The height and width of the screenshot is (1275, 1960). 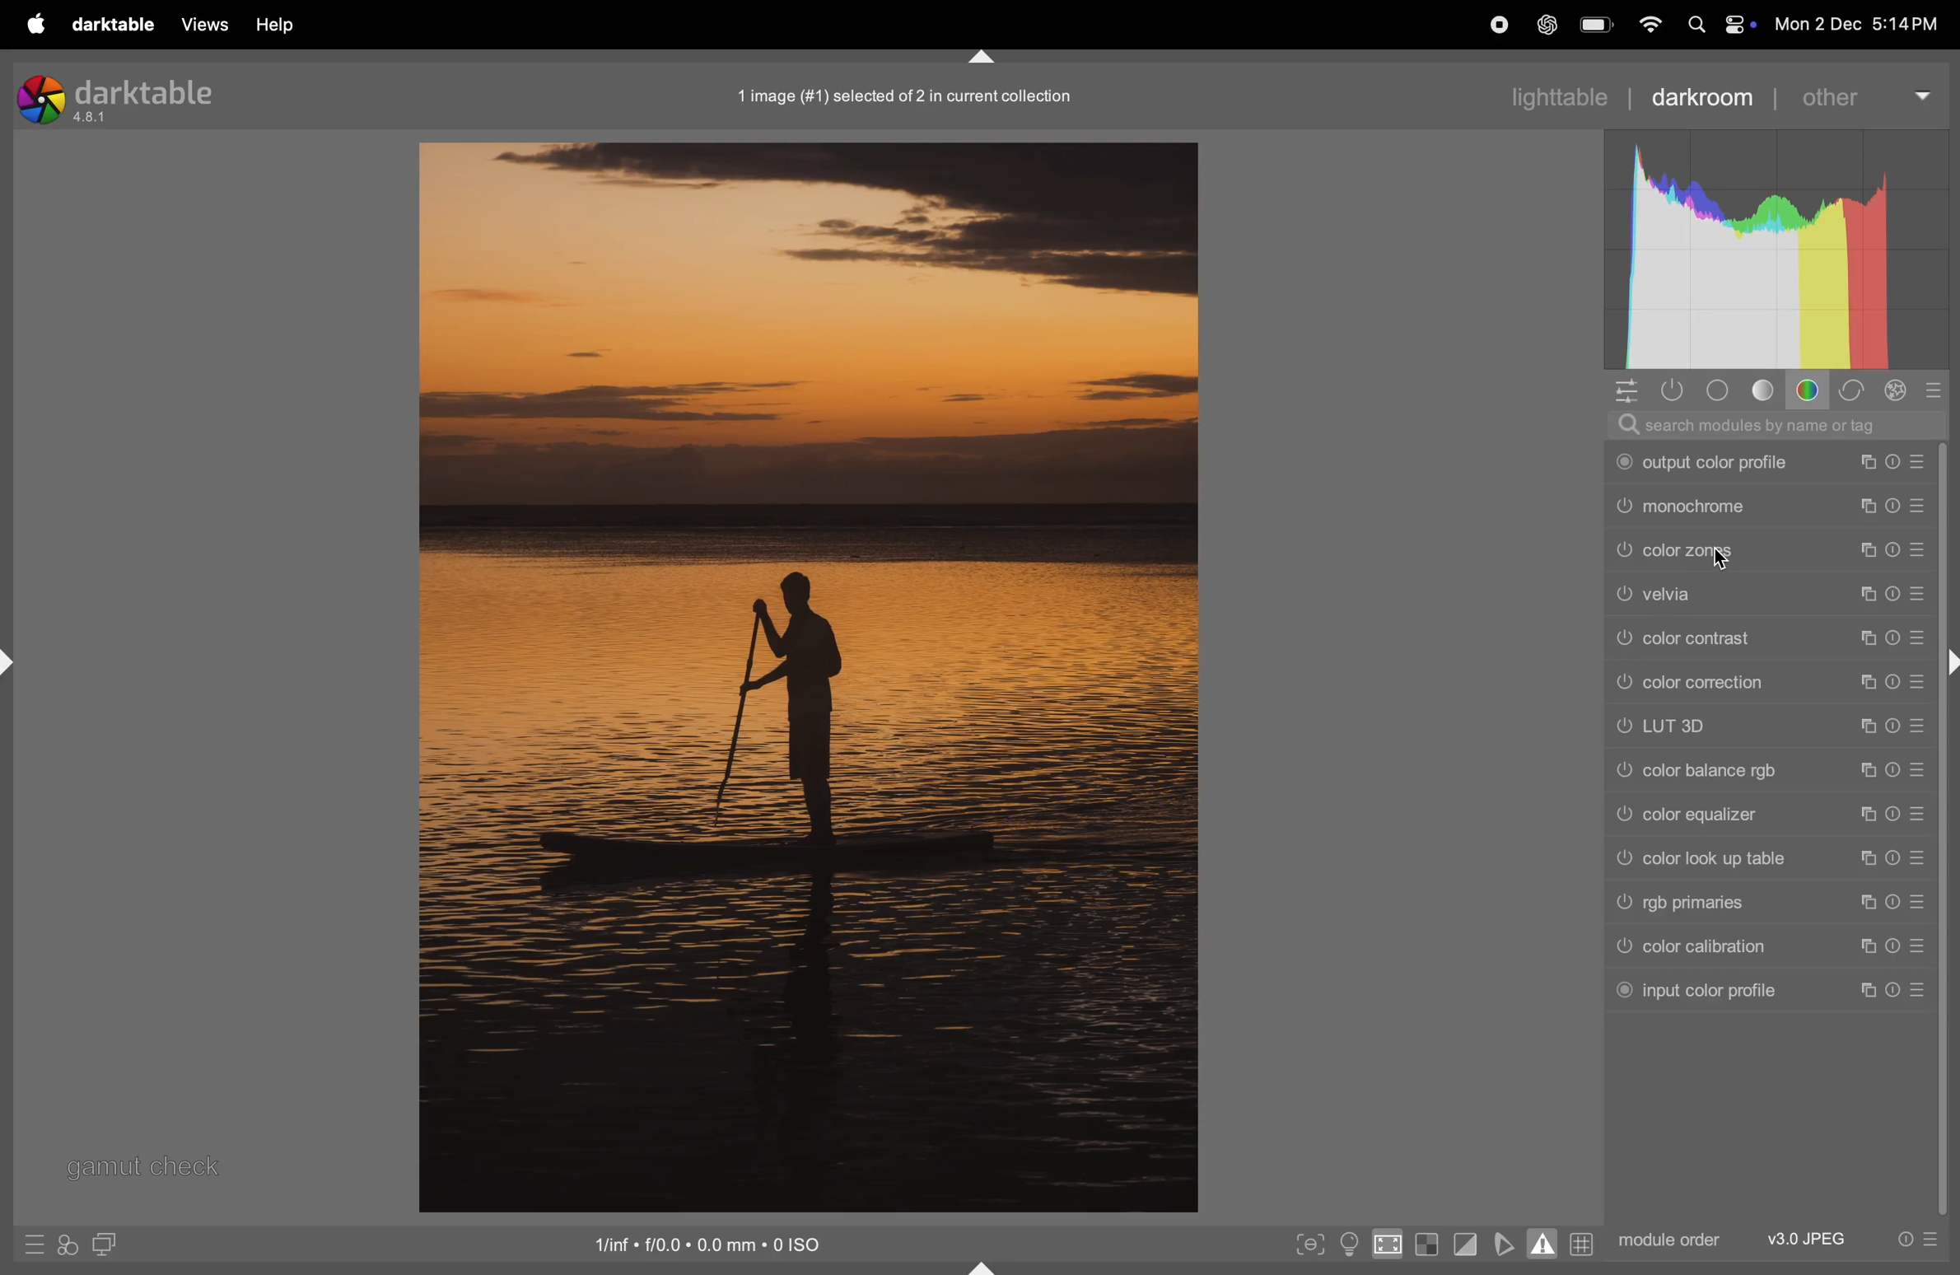 What do you see at coordinates (1891, 680) in the screenshot?
I see `Timer` at bounding box center [1891, 680].